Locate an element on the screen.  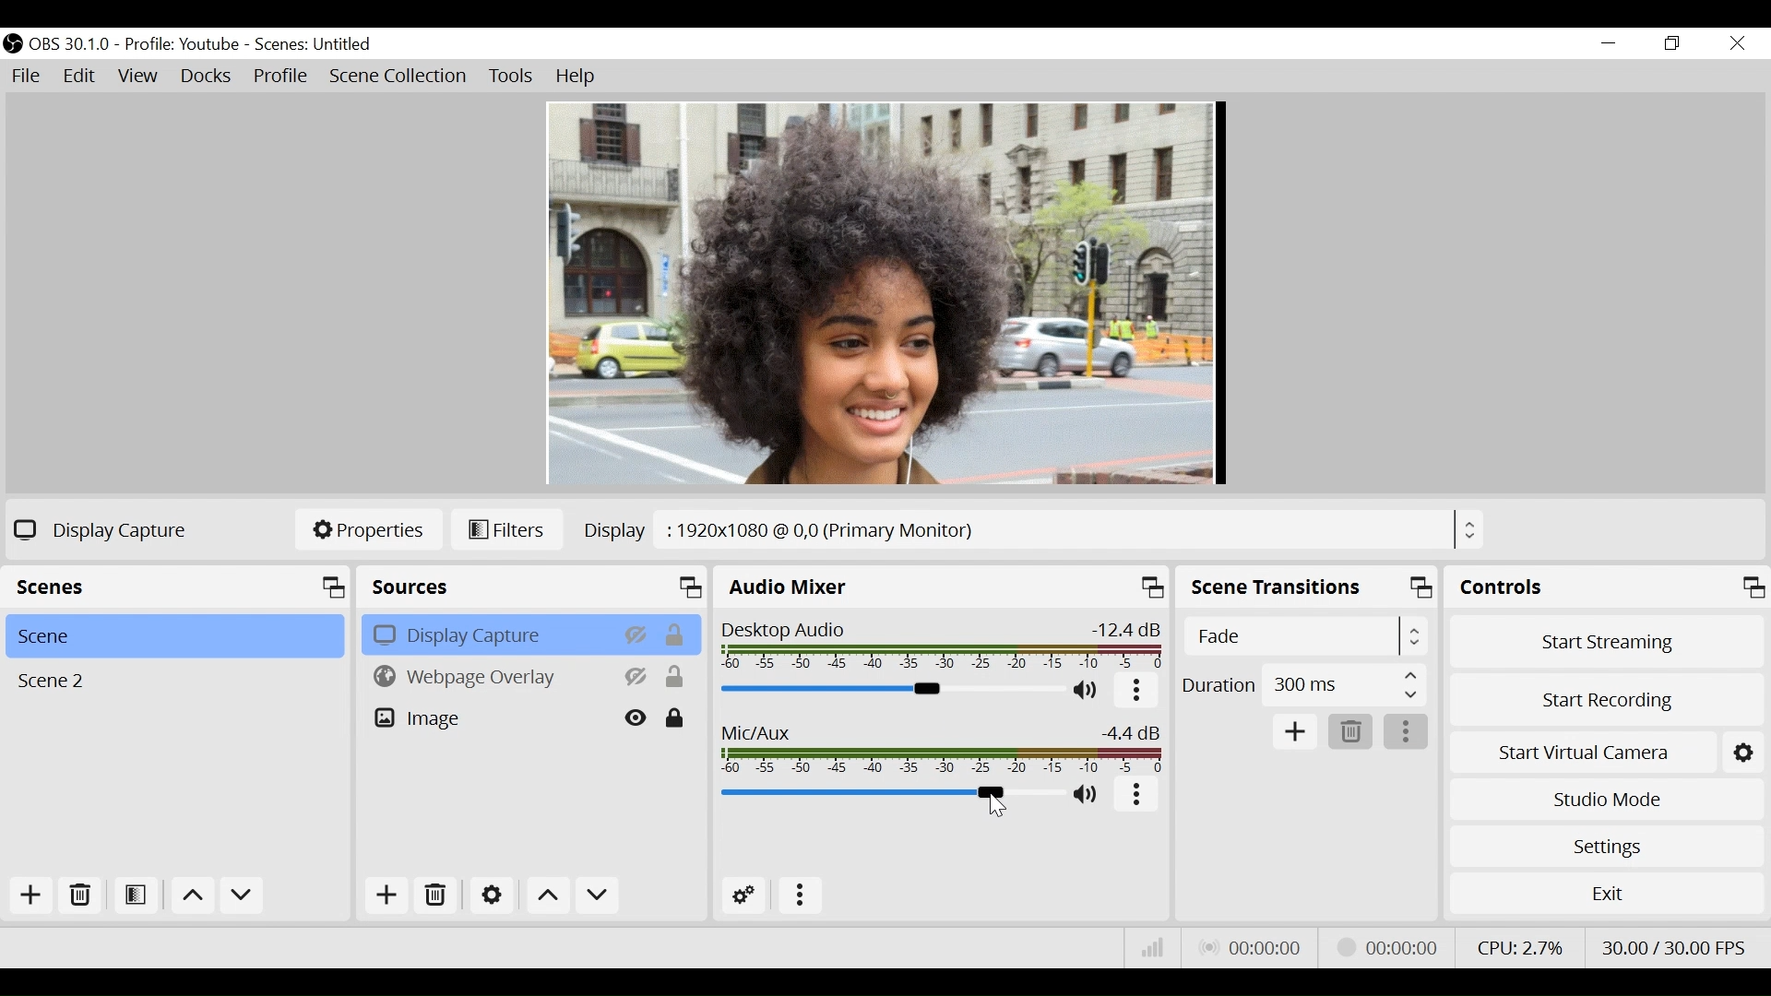
Delete is located at coordinates (1349, 730).